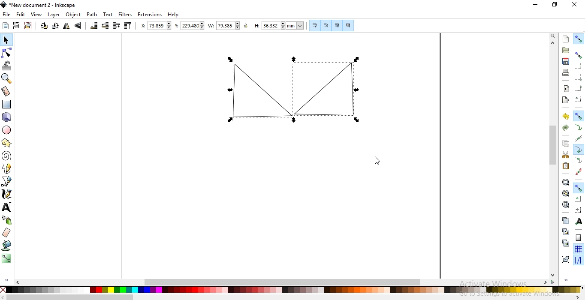  I want to click on group selected objects, so click(567, 259).